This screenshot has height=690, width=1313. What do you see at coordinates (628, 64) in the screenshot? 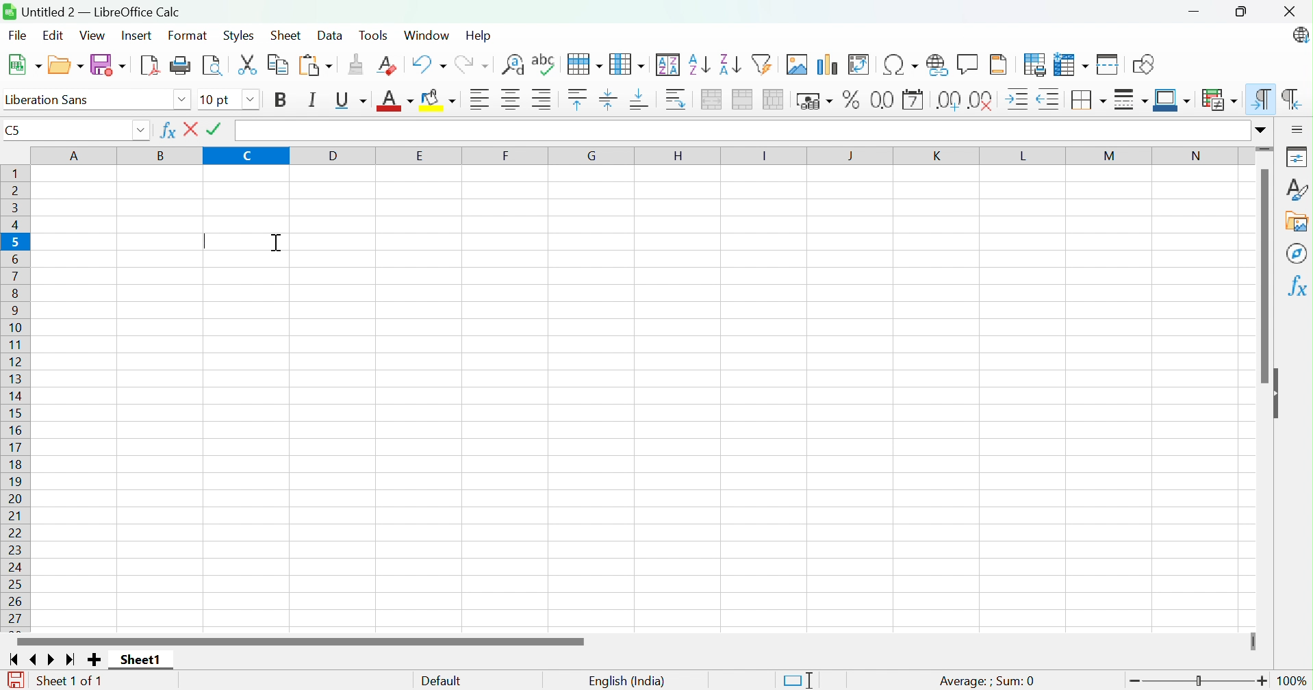
I see `Column` at bounding box center [628, 64].